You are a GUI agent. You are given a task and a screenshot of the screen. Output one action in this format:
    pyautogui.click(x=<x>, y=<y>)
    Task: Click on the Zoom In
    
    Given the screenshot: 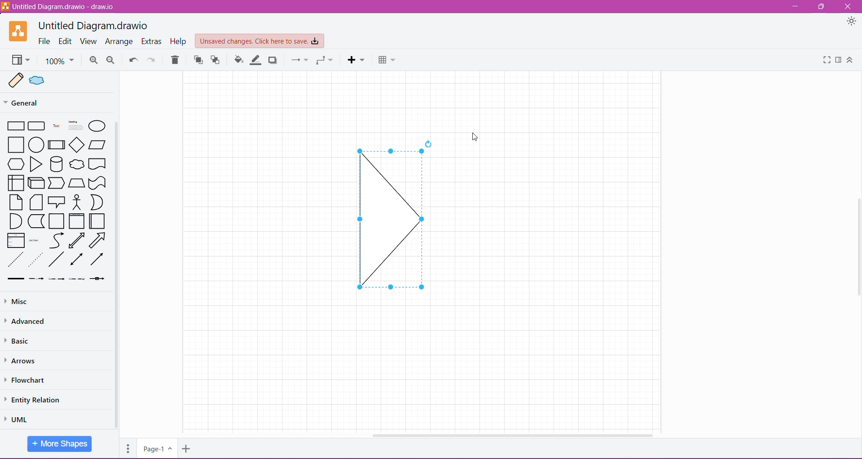 What is the action you would take?
    pyautogui.click(x=93, y=60)
    